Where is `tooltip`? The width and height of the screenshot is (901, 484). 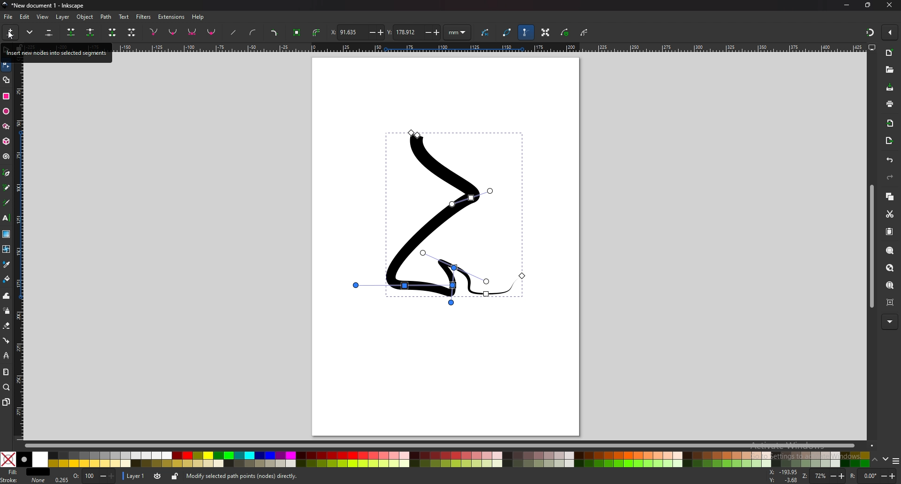 tooltip is located at coordinates (57, 53).